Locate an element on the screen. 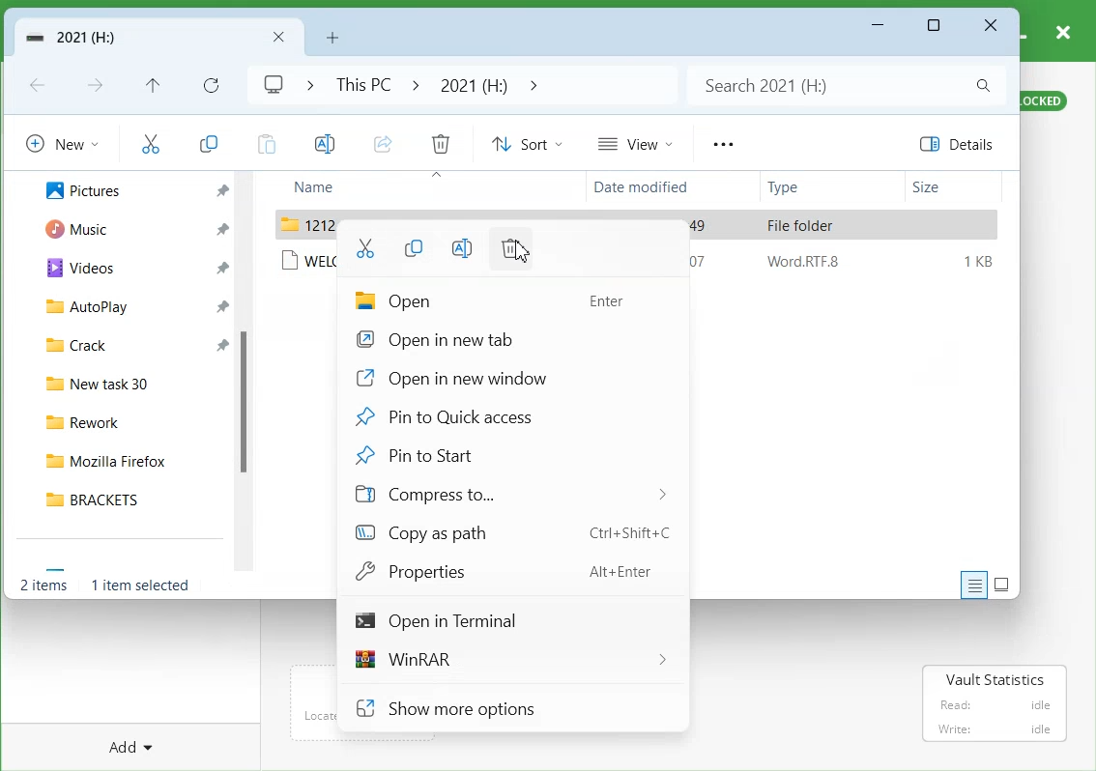 This screenshot has width=1096, height=771. Rework is located at coordinates (131, 422).